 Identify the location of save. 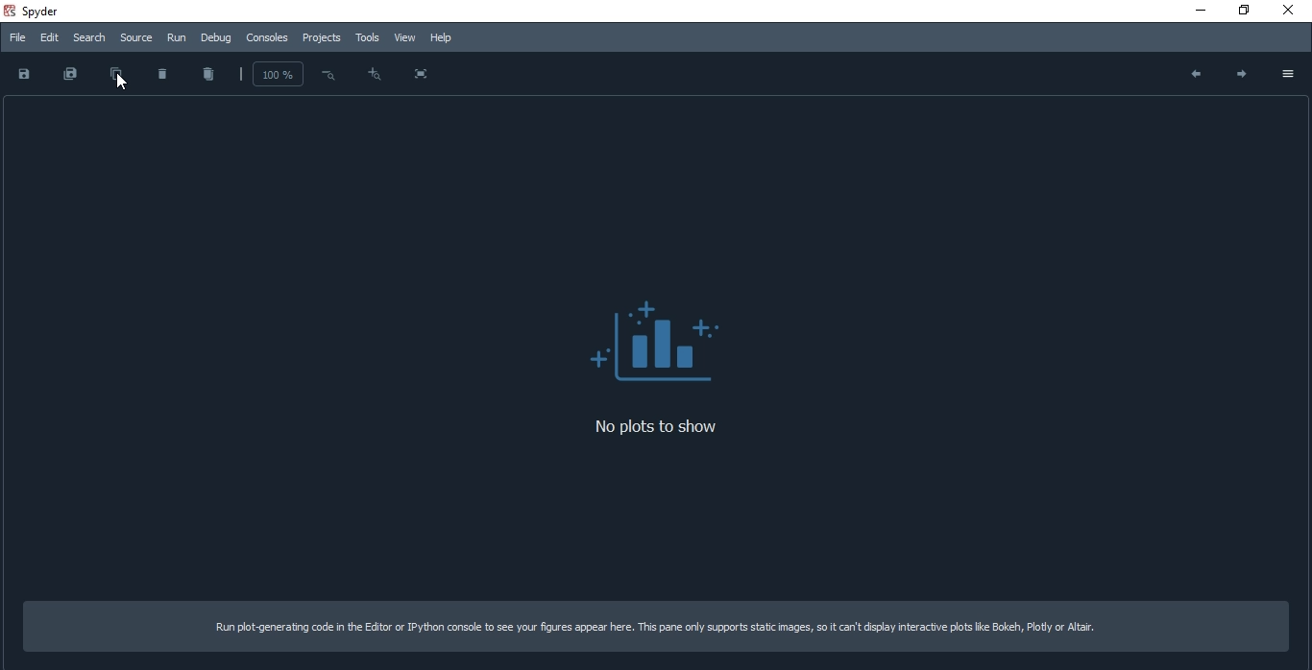
(26, 76).